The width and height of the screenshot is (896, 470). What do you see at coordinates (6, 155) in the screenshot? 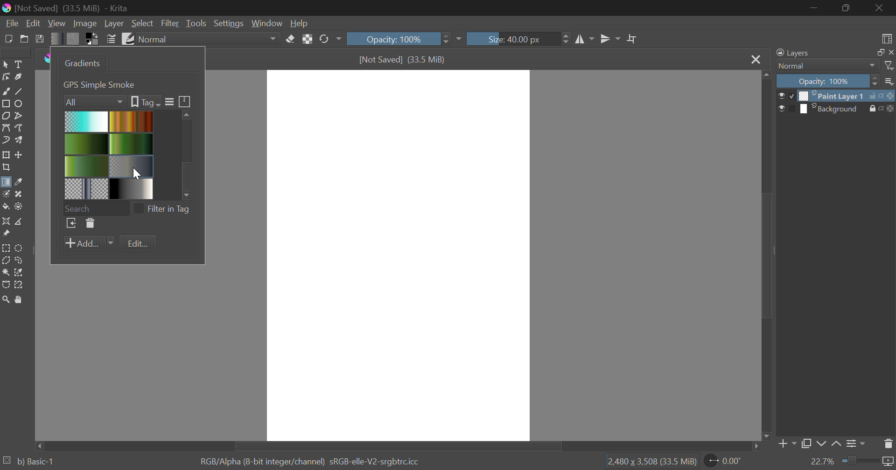
I see `Transform Layer` at bounding box center [6, 155].